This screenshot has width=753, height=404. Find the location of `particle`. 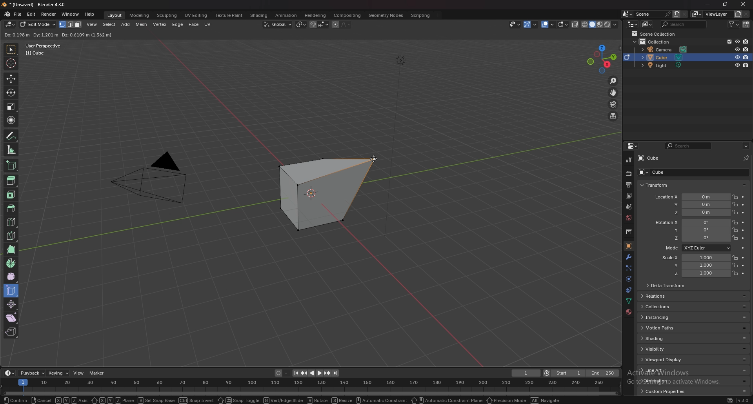

particle is located at coordinates (629, 268).